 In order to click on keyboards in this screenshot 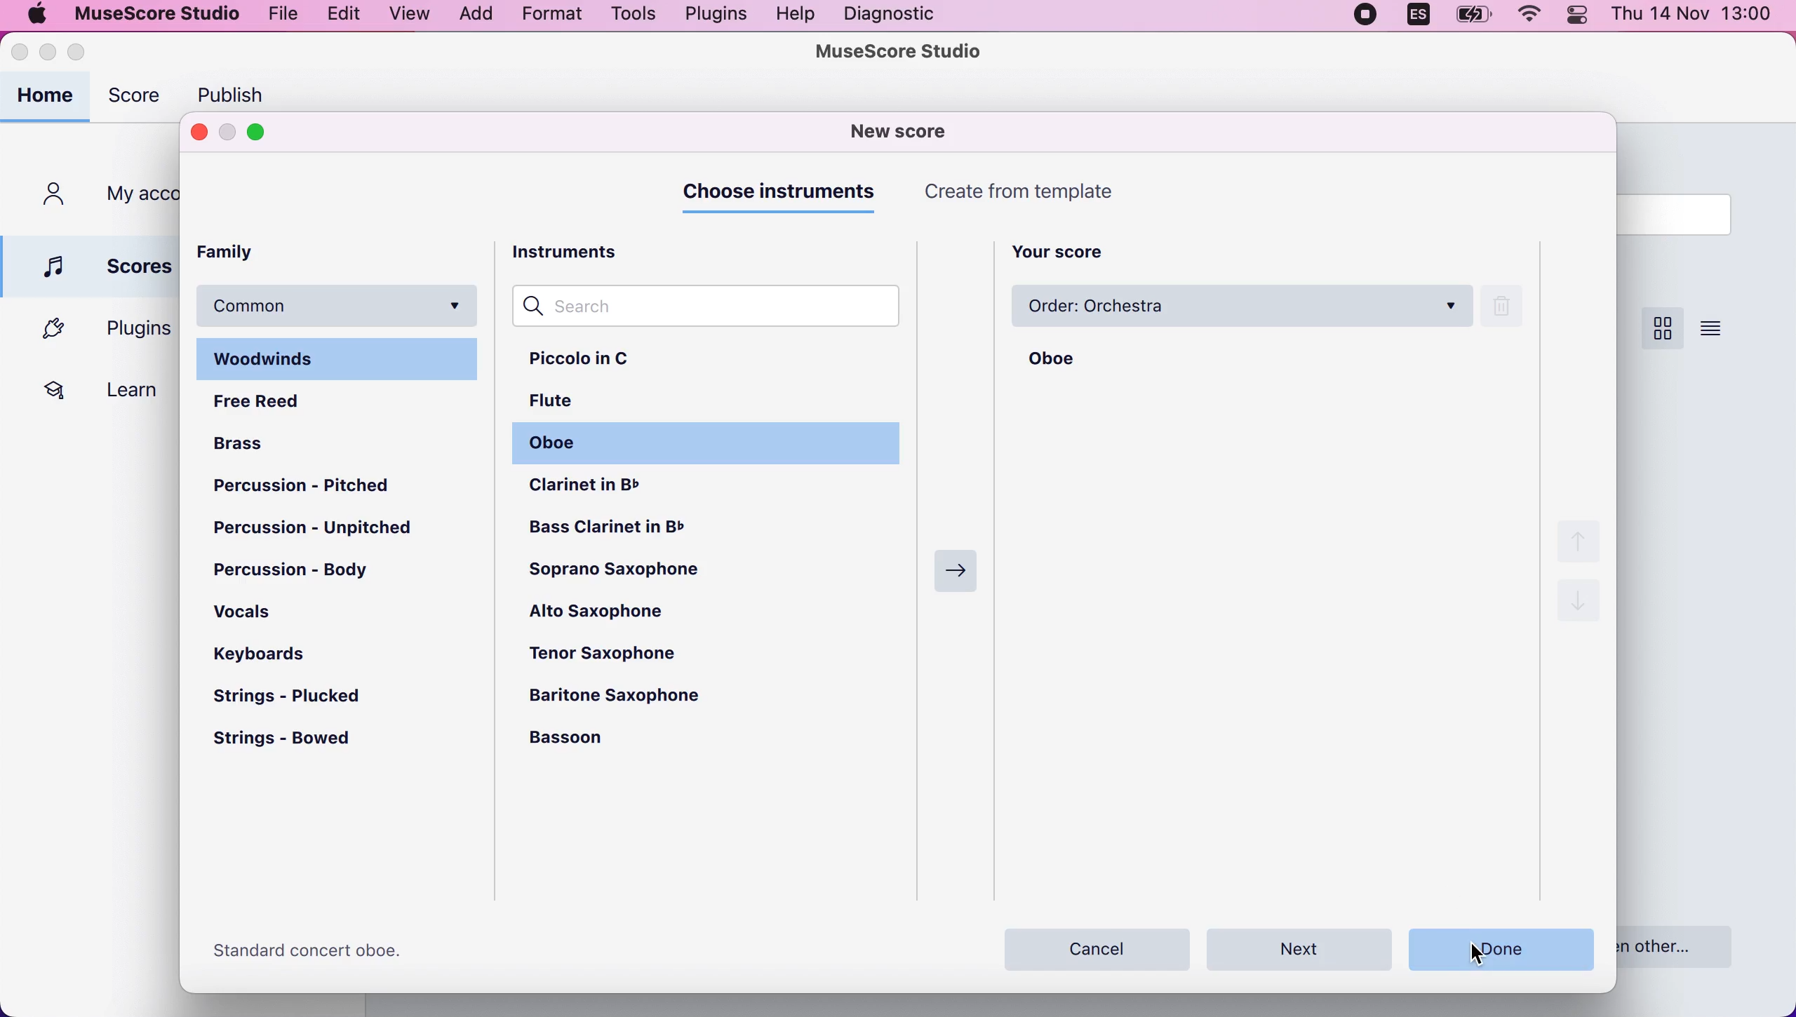, I will do `click(265, 652)`.